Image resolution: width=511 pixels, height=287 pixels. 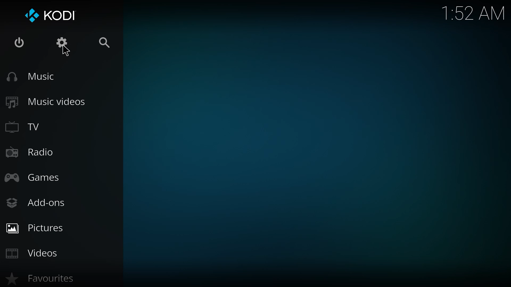 I want to click on videos, so click(x=33, y=252).